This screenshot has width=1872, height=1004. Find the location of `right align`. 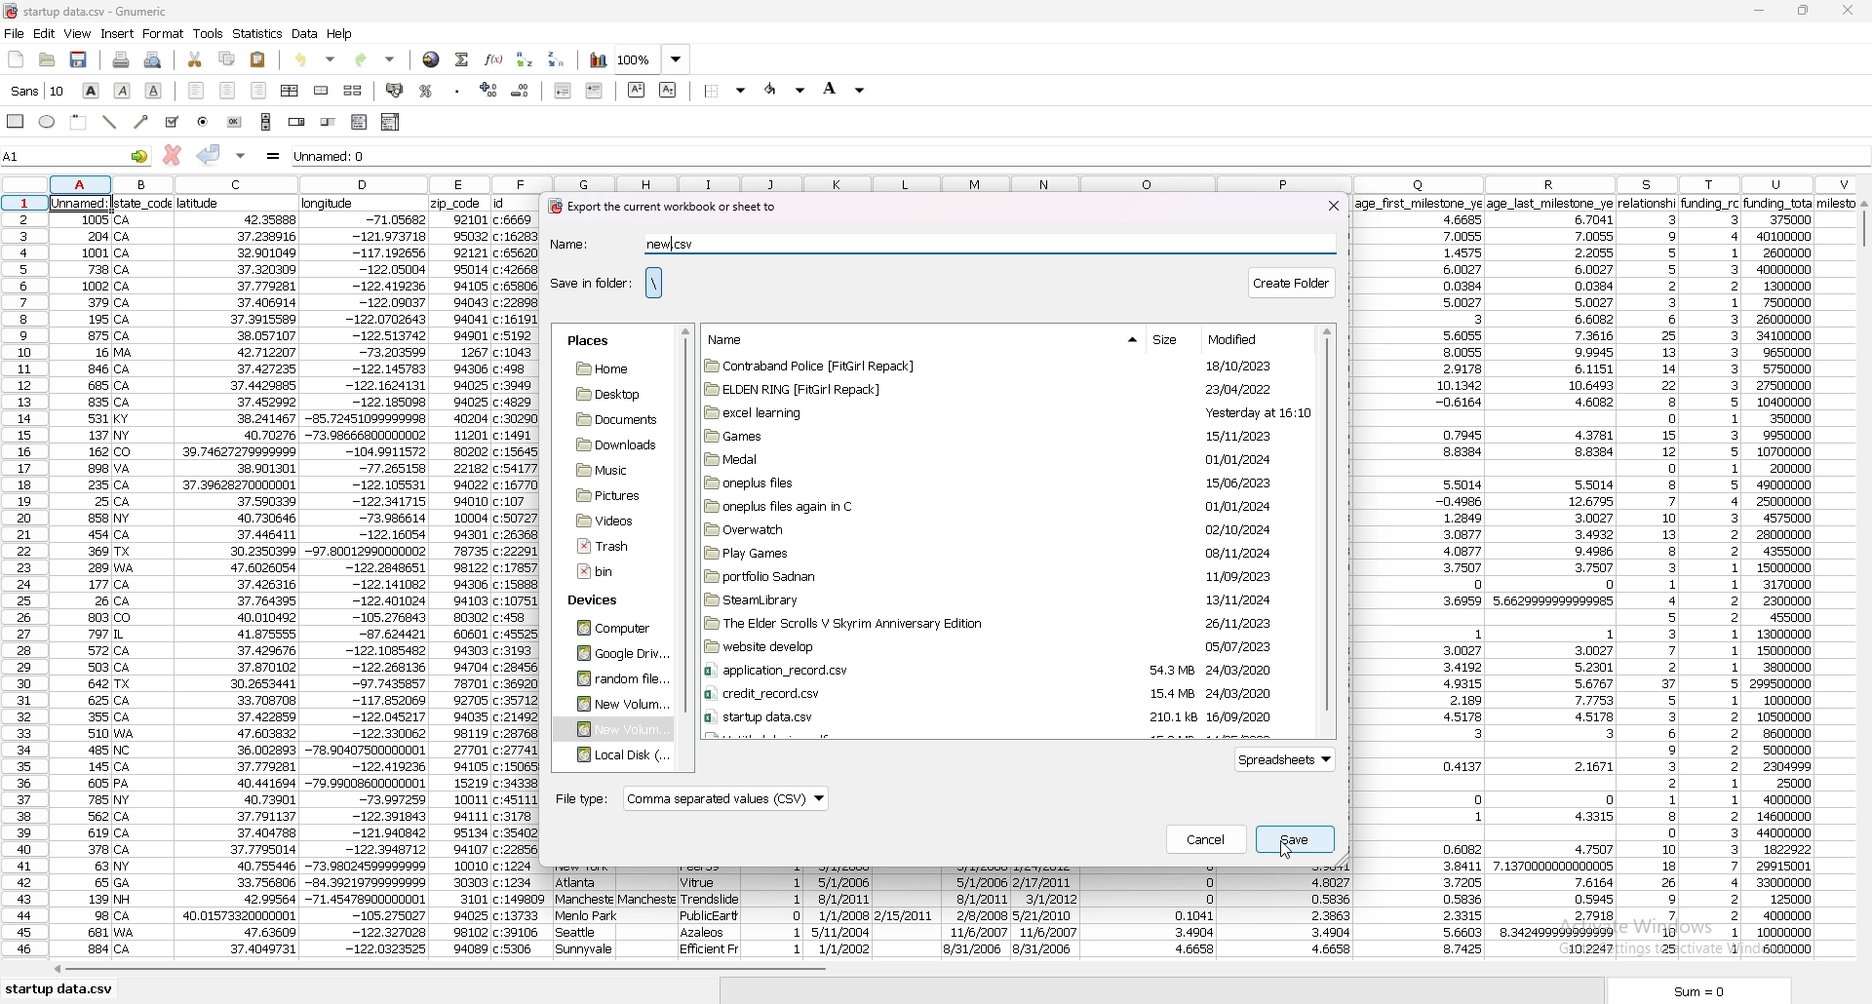

right align is located at coordinates (259, 91).